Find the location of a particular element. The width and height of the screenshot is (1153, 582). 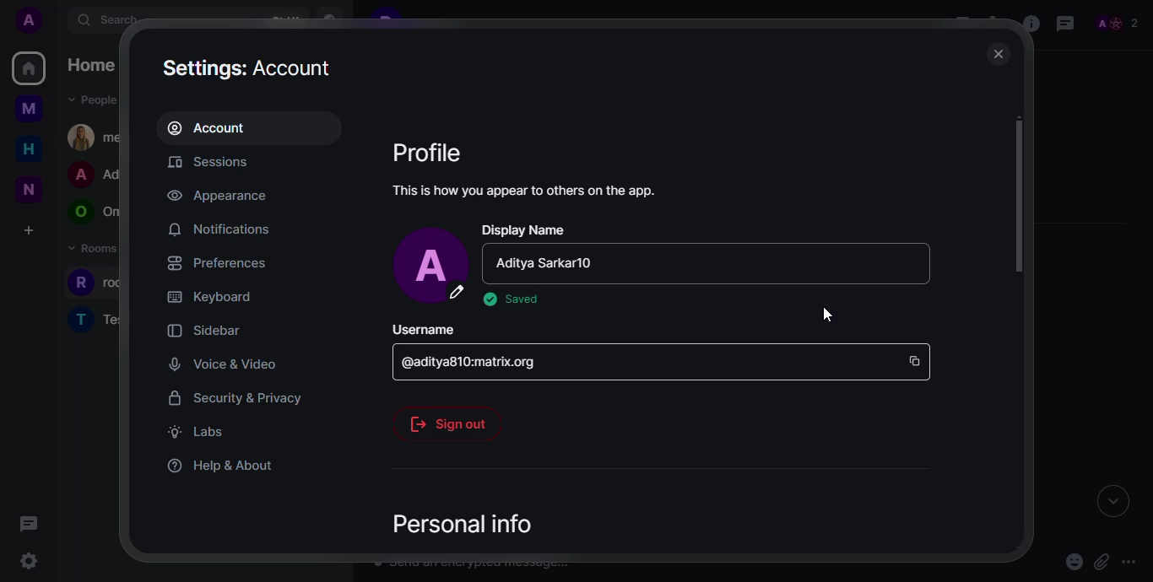

copy is located at coordinates (916, 354).